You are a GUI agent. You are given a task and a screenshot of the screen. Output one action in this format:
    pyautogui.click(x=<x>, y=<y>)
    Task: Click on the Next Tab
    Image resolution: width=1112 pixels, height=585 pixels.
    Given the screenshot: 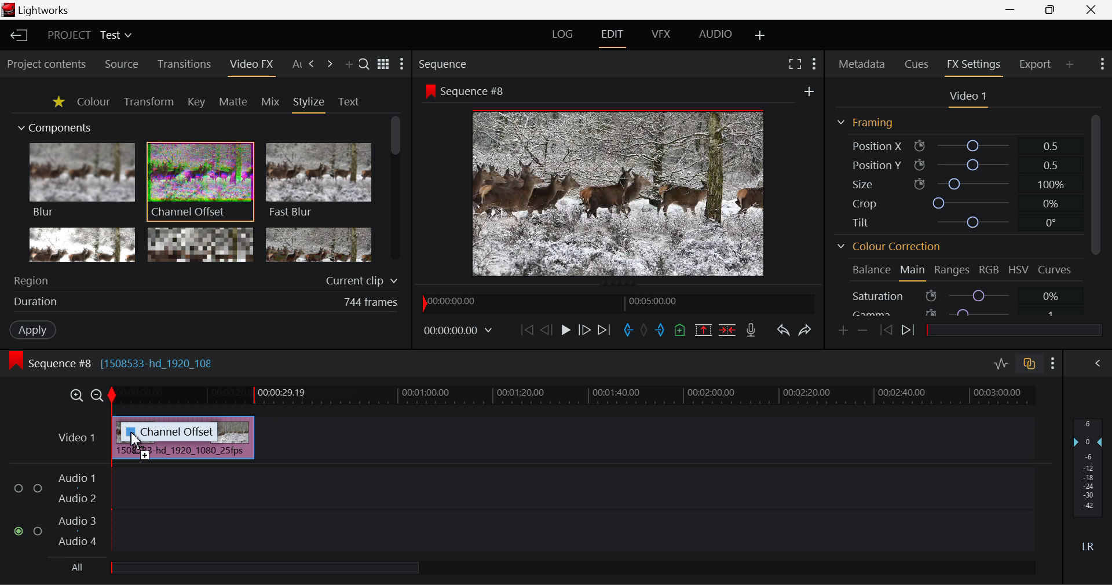 What is the action you would take?
    pyautogui.click(x=330, y=64)
    